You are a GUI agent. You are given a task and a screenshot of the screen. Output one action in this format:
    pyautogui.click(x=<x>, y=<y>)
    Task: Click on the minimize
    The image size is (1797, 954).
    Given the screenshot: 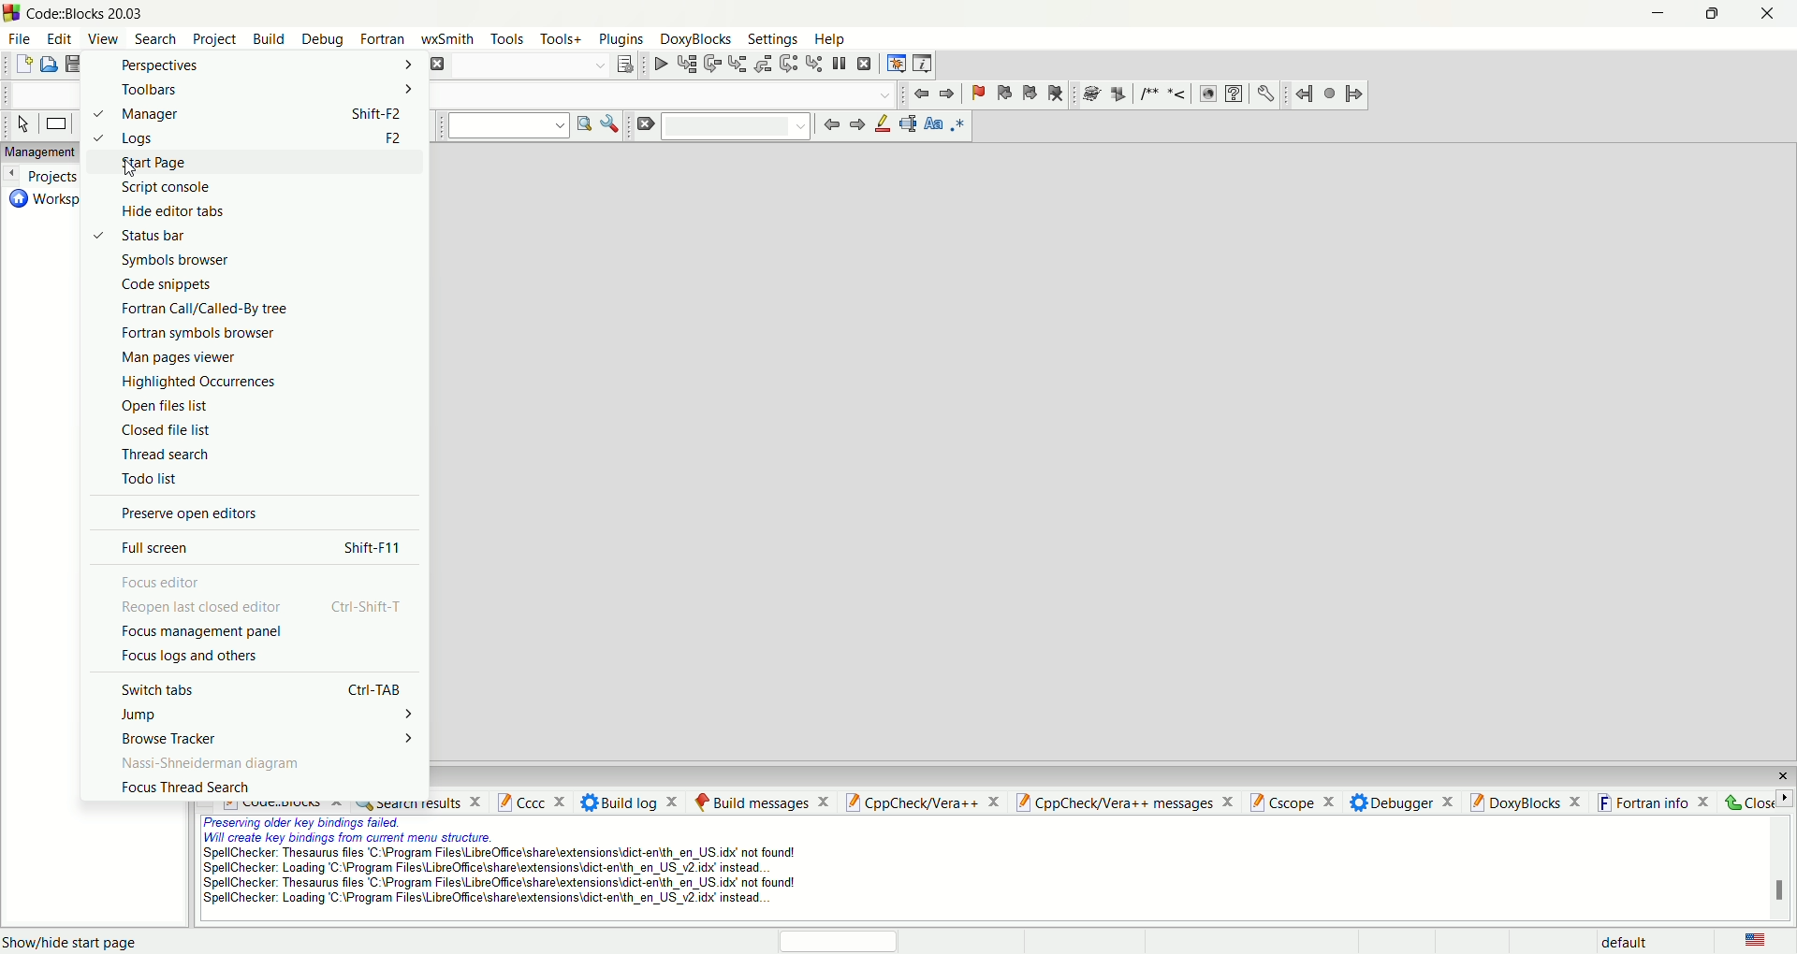 What is the action you would take?
    pyautogui.click(x=1654, y=17)
    